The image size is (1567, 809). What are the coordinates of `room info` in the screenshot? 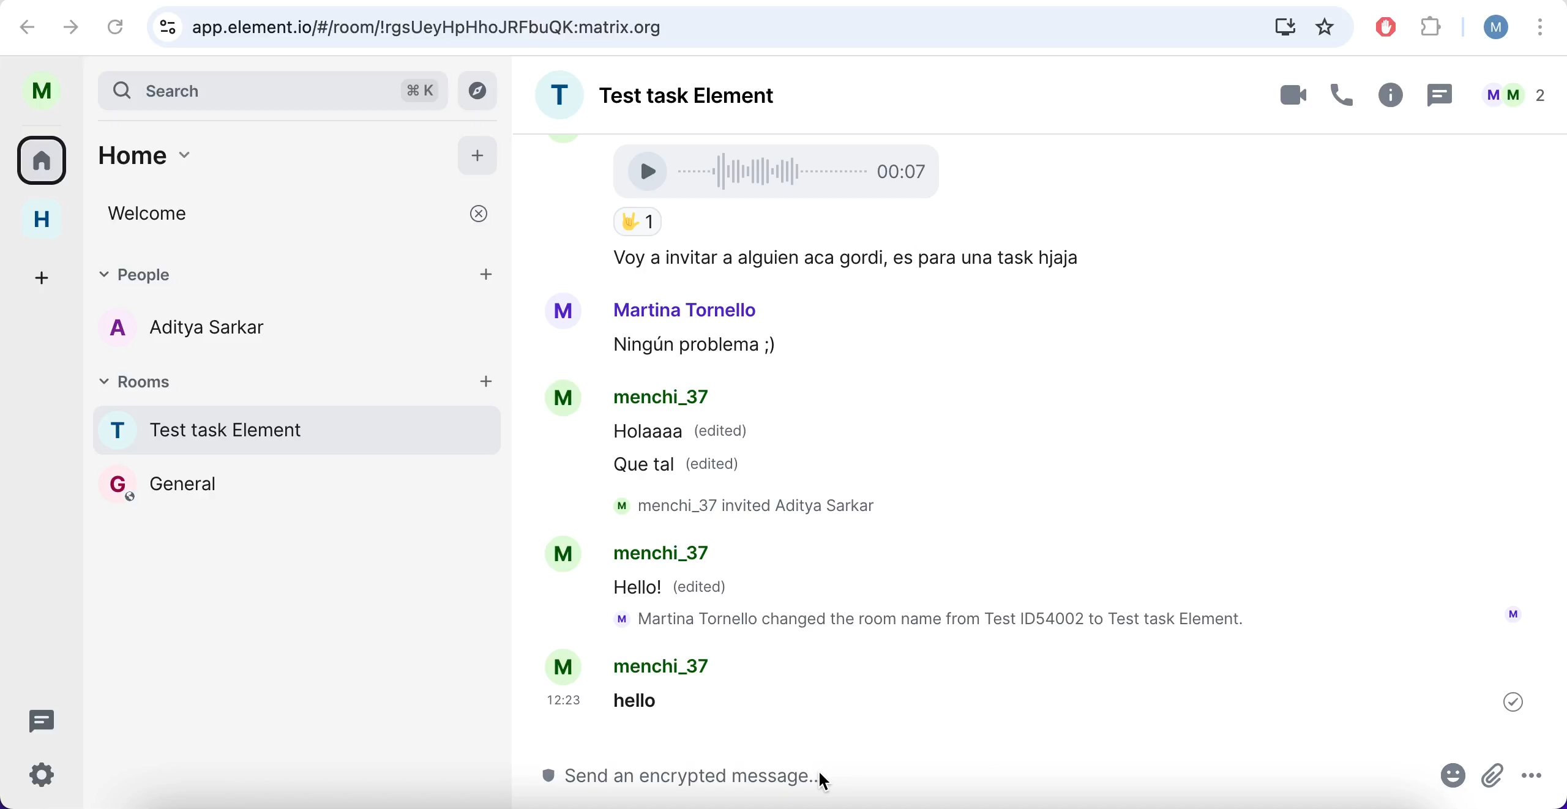 It's located at (1388, 97).